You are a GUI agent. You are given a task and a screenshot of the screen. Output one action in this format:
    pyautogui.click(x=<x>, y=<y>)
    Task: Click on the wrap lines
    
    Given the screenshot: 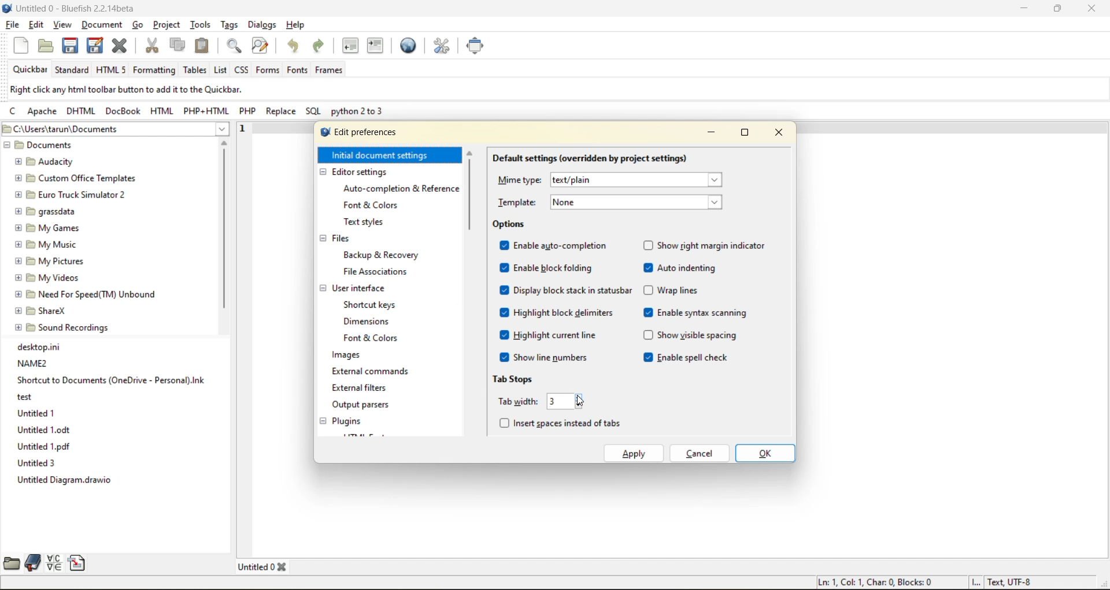 What is the action you would take?
    pyautogui.click(x=674, y=290)
    